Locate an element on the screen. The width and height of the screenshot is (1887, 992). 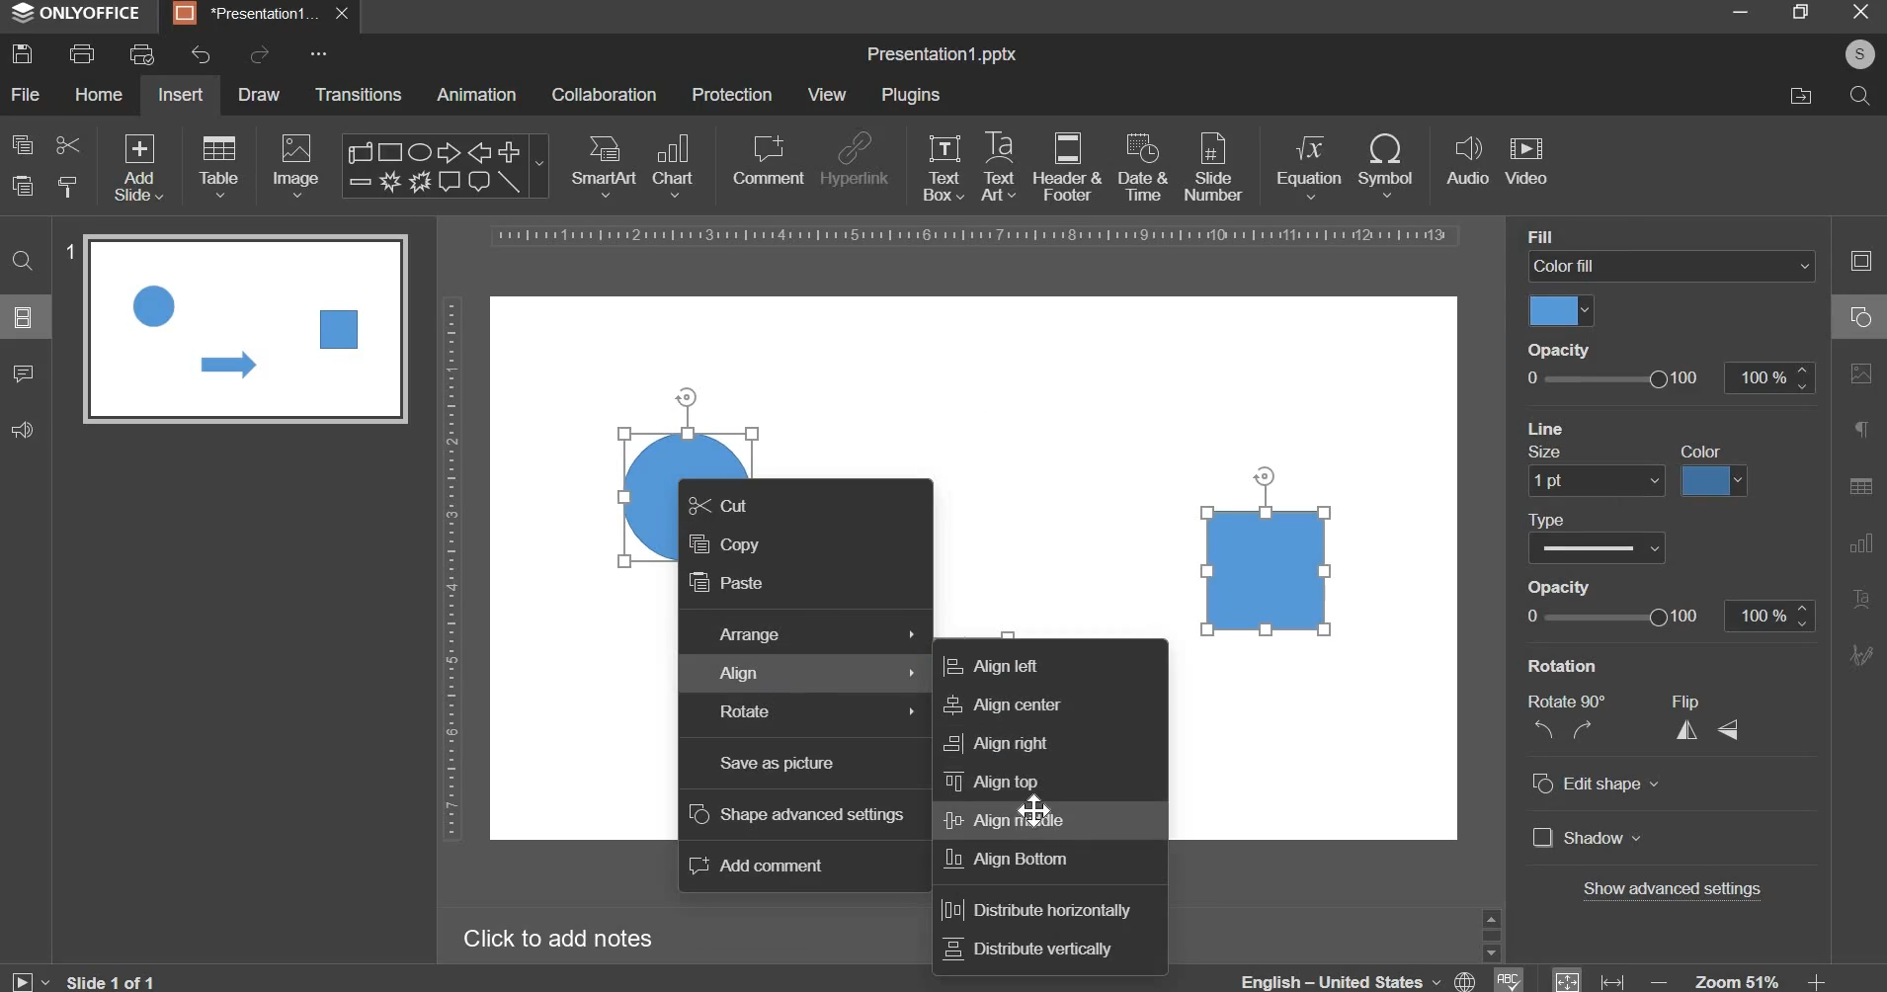
rectangle is located at coordinates (1268, 569).